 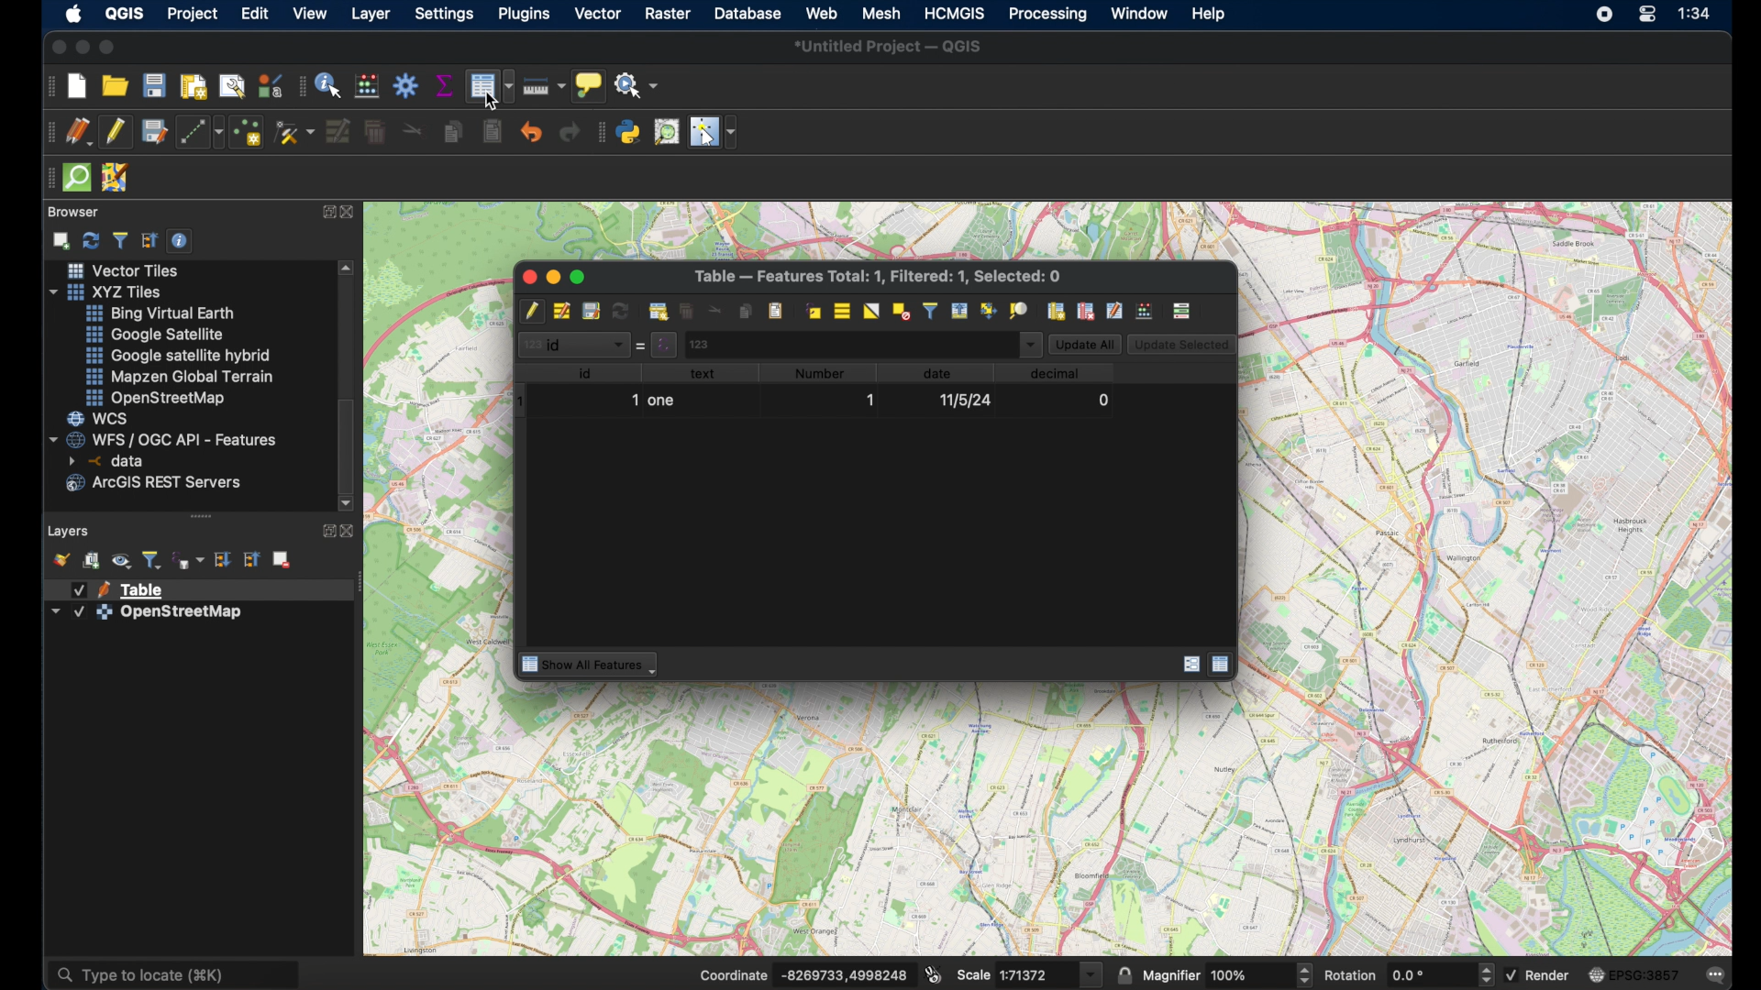 What do you see at coordinates (592, 310) in the screenshot?
I see `saveedits` at bounding box center [592, 310].